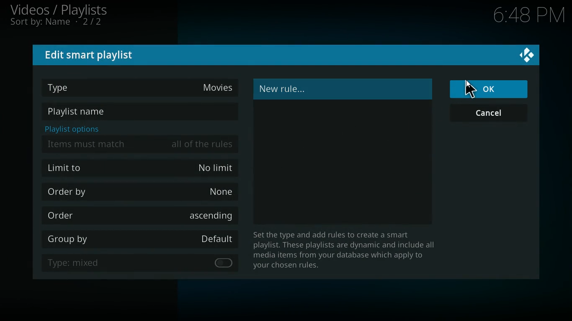 This screenshot has width=572, height=321. Describe the element at coordinates (139, 112) in the screenshot. I see `name` at that location.